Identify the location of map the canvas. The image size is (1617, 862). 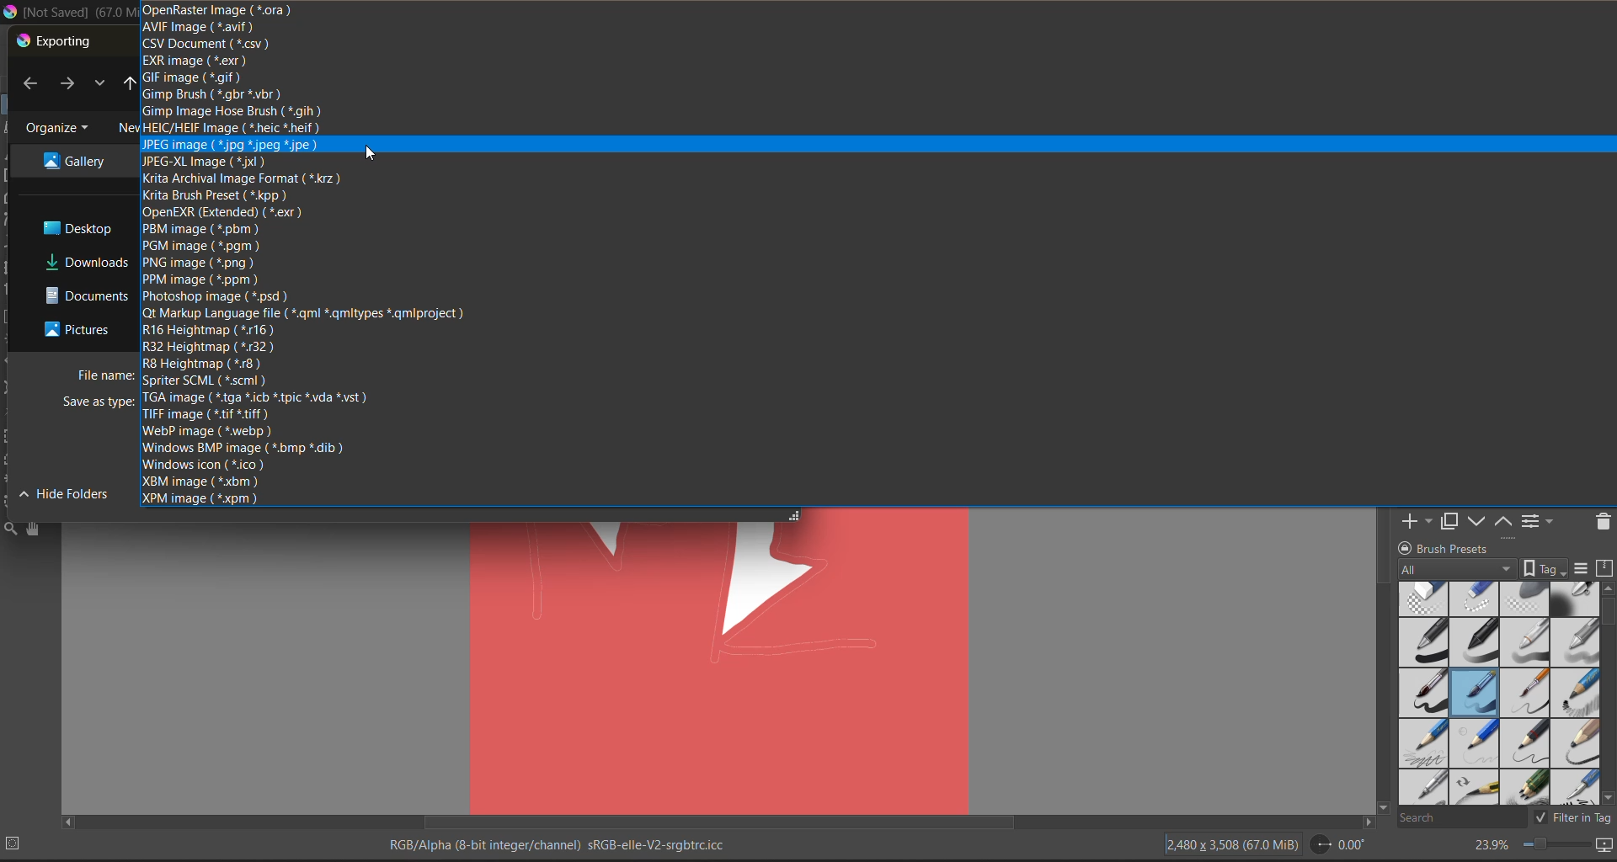
(1603, 847).